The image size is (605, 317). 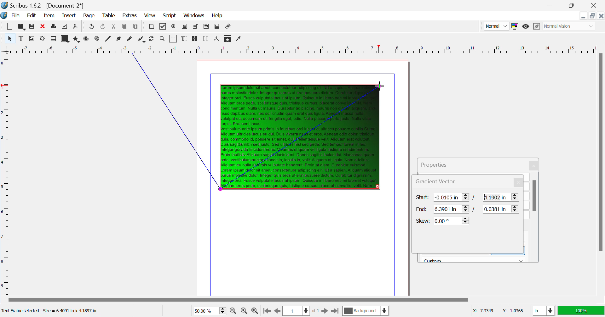 What do you see at coordinates (129, 16) in the screenshot?
I see `Extras` at bounding box center [129, 16].